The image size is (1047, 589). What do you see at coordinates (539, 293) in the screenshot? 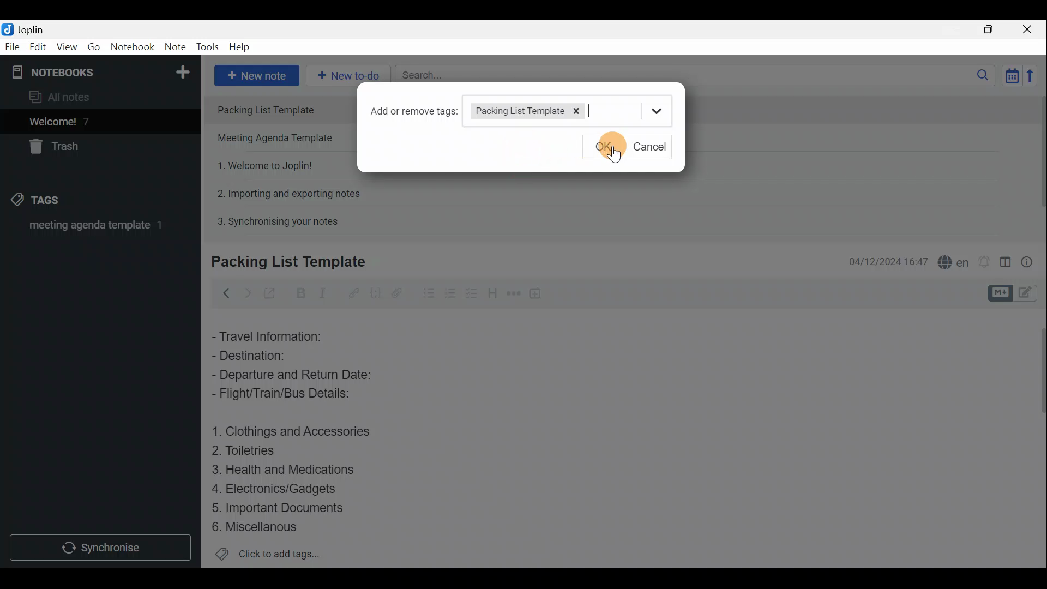
I see `Insert time` at bounding box center [539, 293].